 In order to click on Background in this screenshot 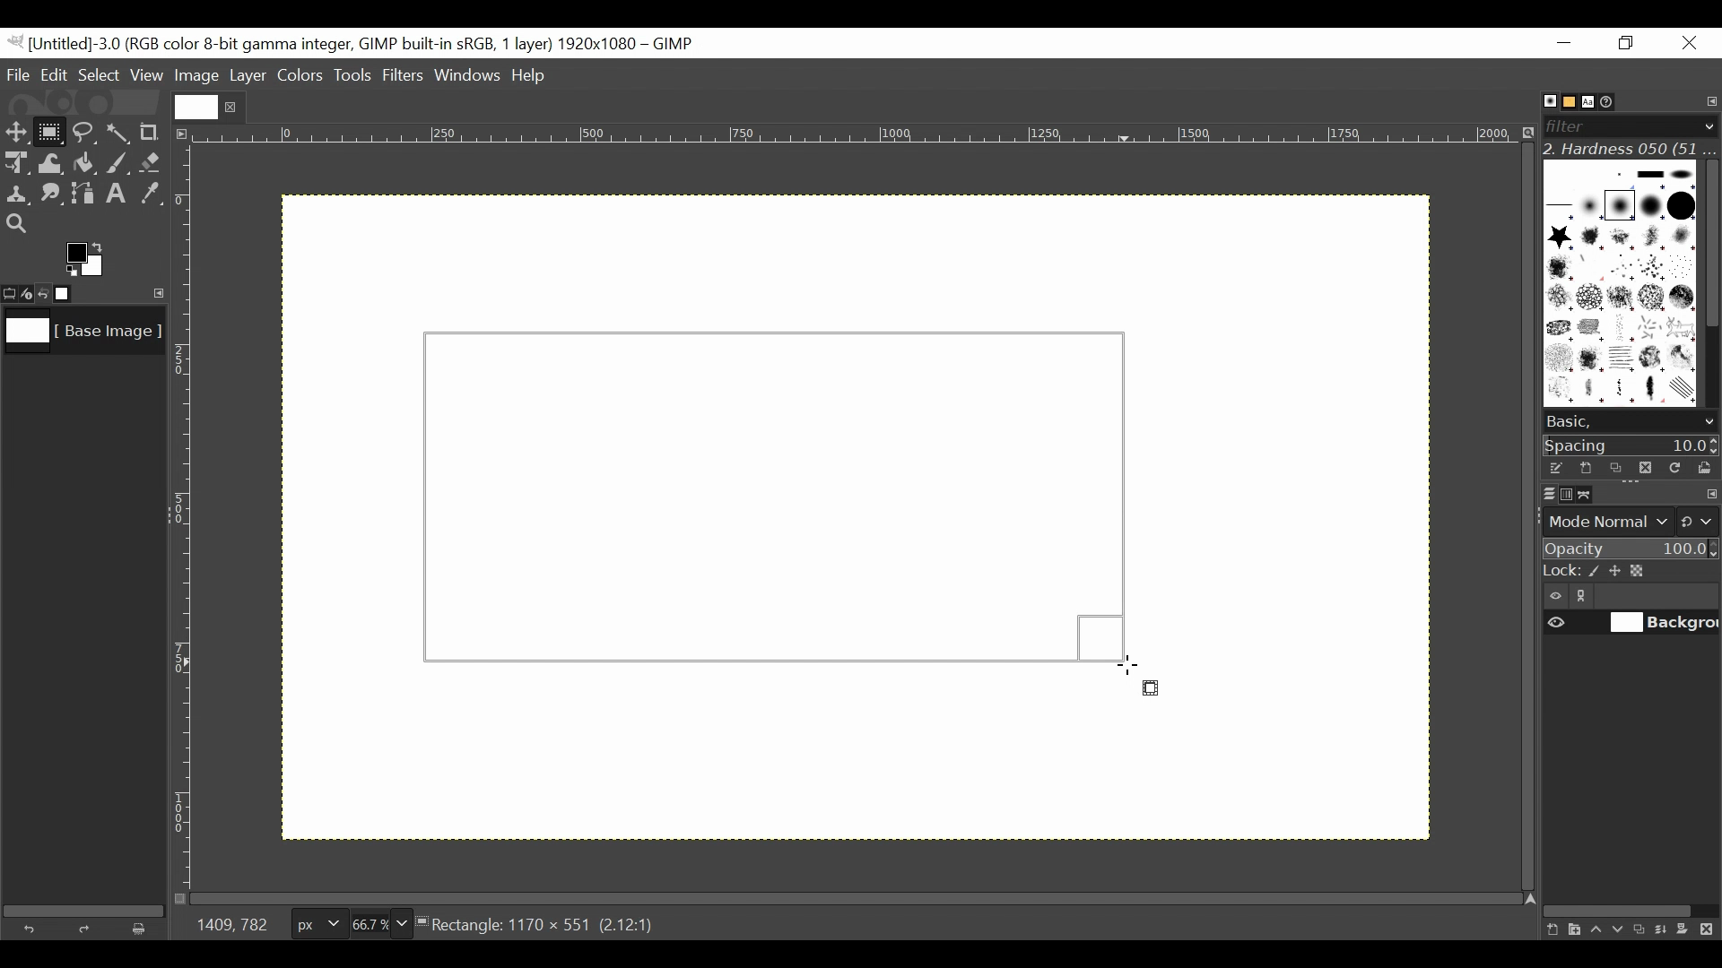, I will do `click(687, 420)`.